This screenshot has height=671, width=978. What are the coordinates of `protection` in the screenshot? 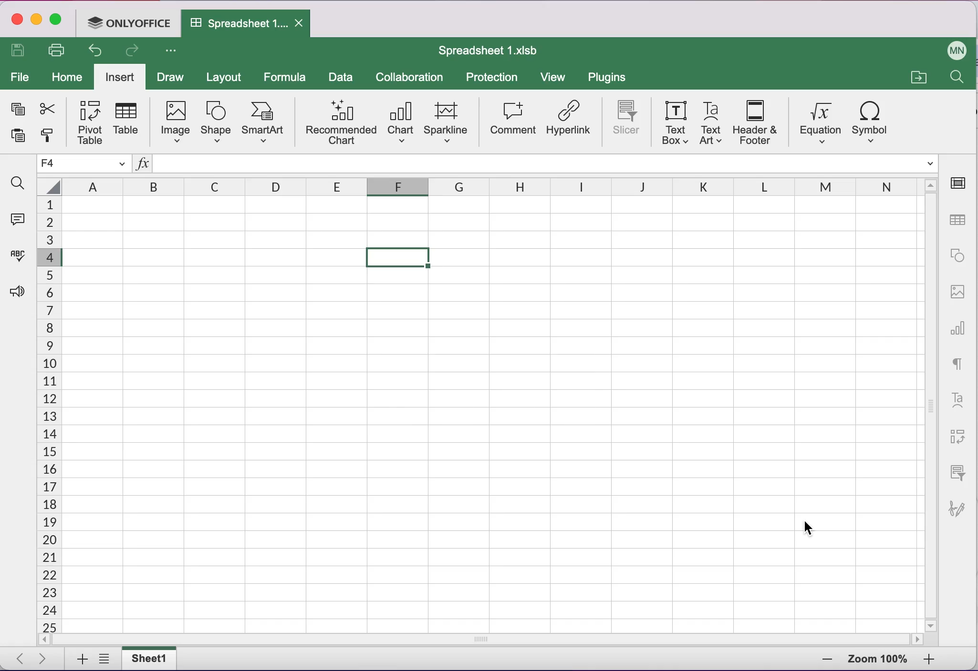 It's located at (495, 78).